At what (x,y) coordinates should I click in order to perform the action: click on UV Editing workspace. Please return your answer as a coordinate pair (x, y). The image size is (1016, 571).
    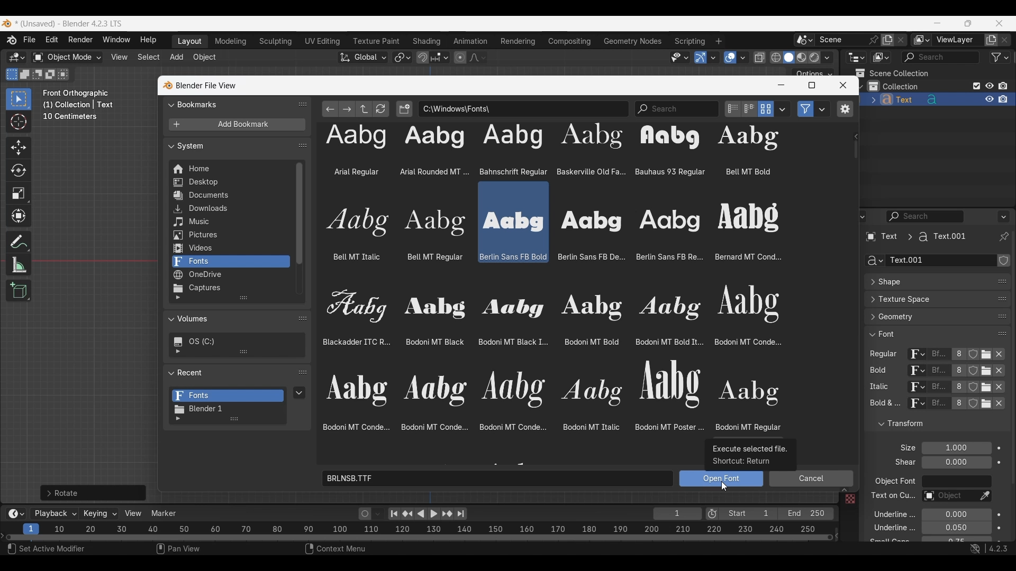
    Looking at the image, I should click on (323, 41).